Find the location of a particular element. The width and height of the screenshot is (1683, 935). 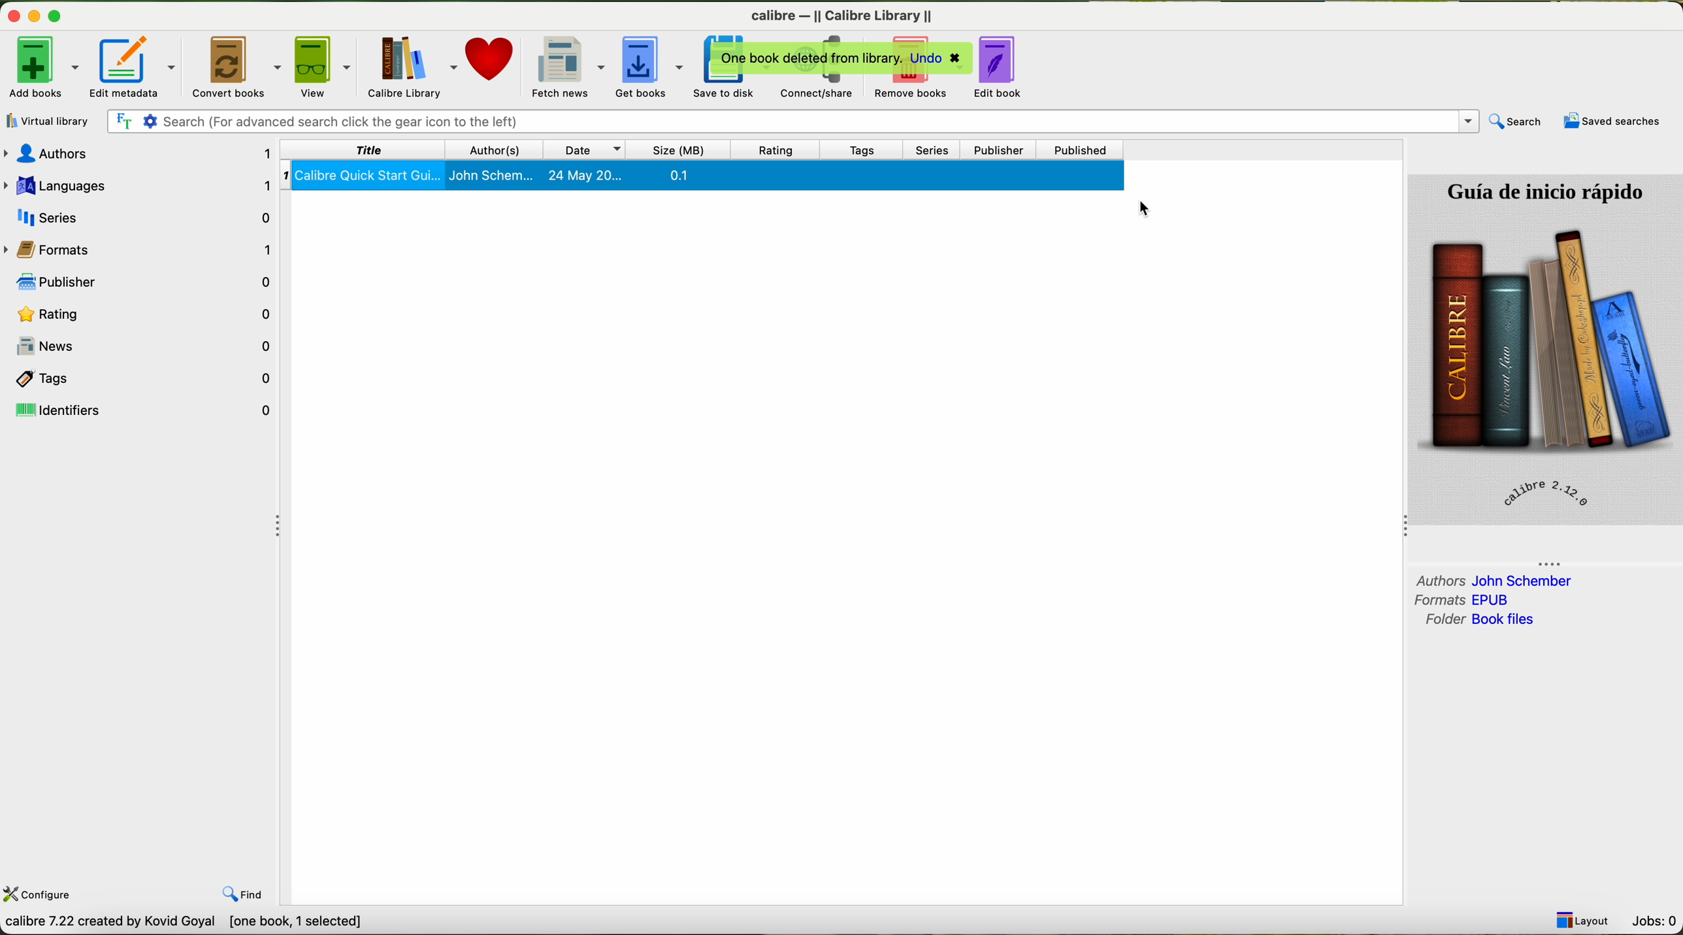

published is located at coordinates (1083, 149).